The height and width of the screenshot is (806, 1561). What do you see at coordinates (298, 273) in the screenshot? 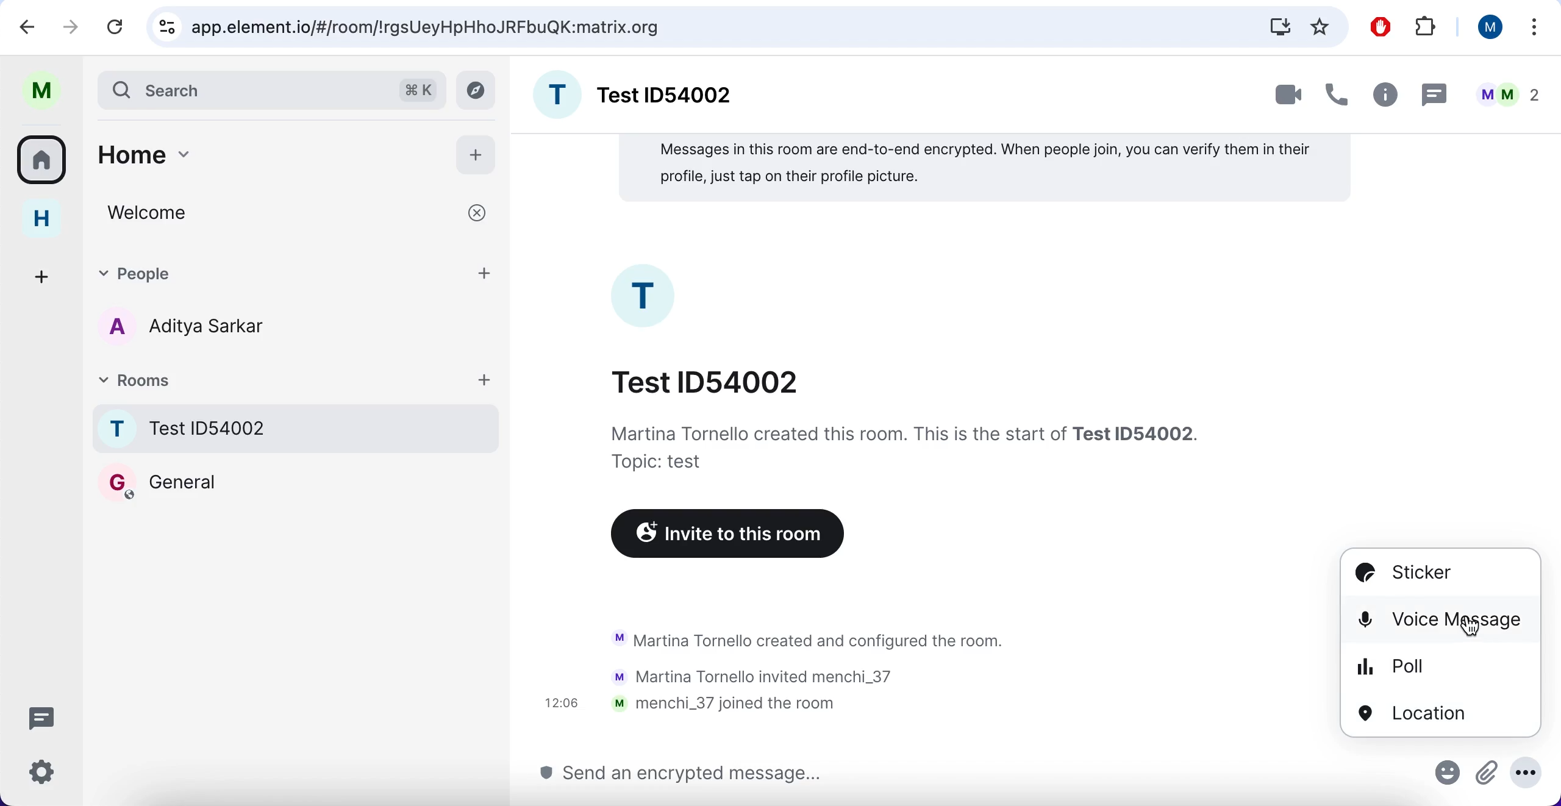
I see `people` at bounding box center [298, 273].